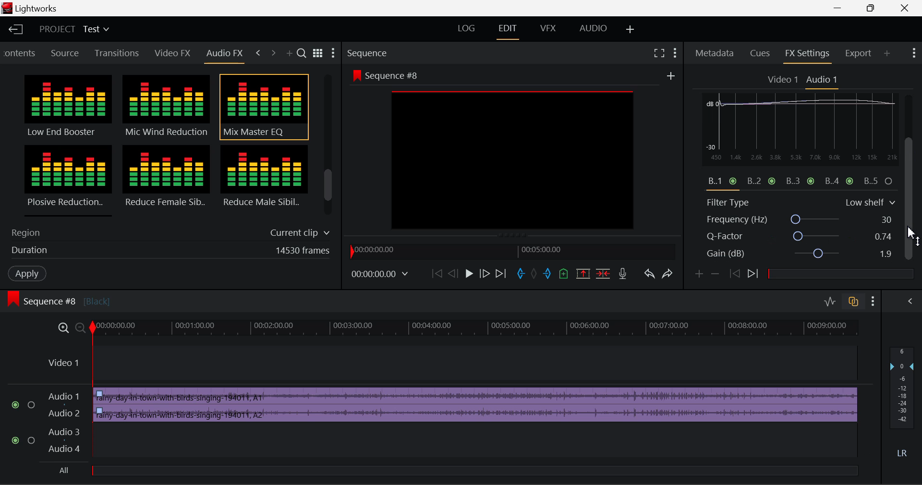 This screenshot has width=922, height=485. I want to click on Audio FX , so click(225, 53).